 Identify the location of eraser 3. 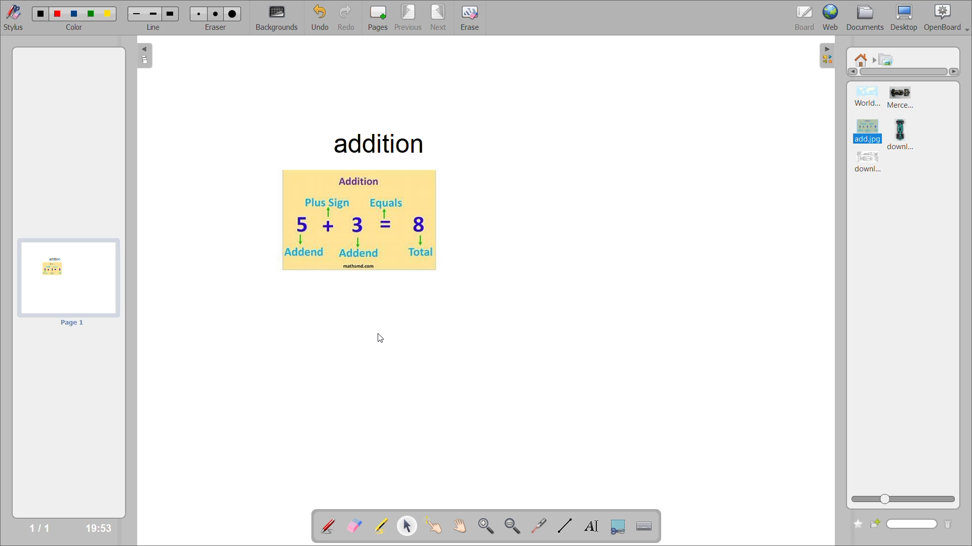
(233, 13).